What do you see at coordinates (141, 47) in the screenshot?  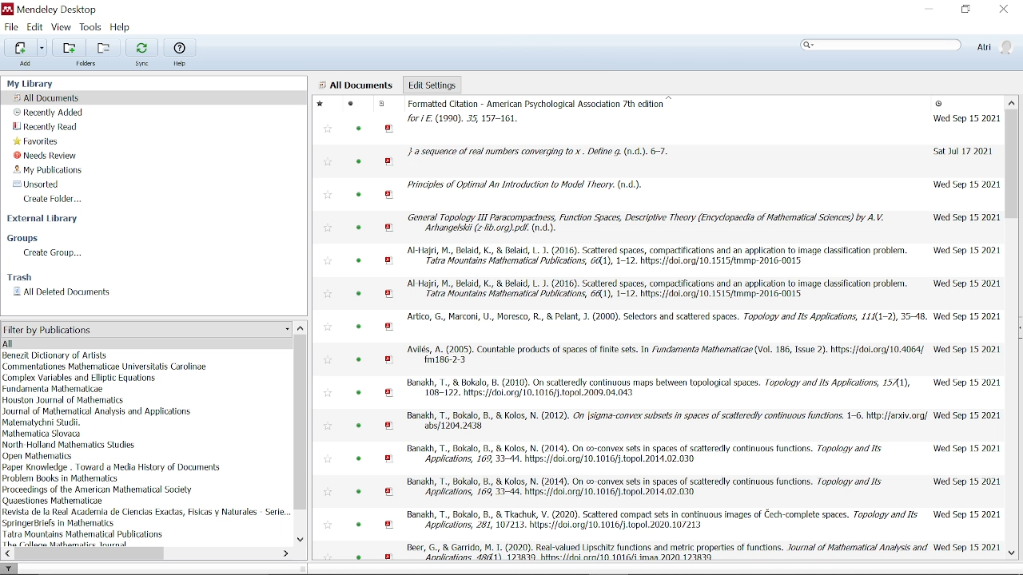 I see `Sync` at bounding box center [141, 47].